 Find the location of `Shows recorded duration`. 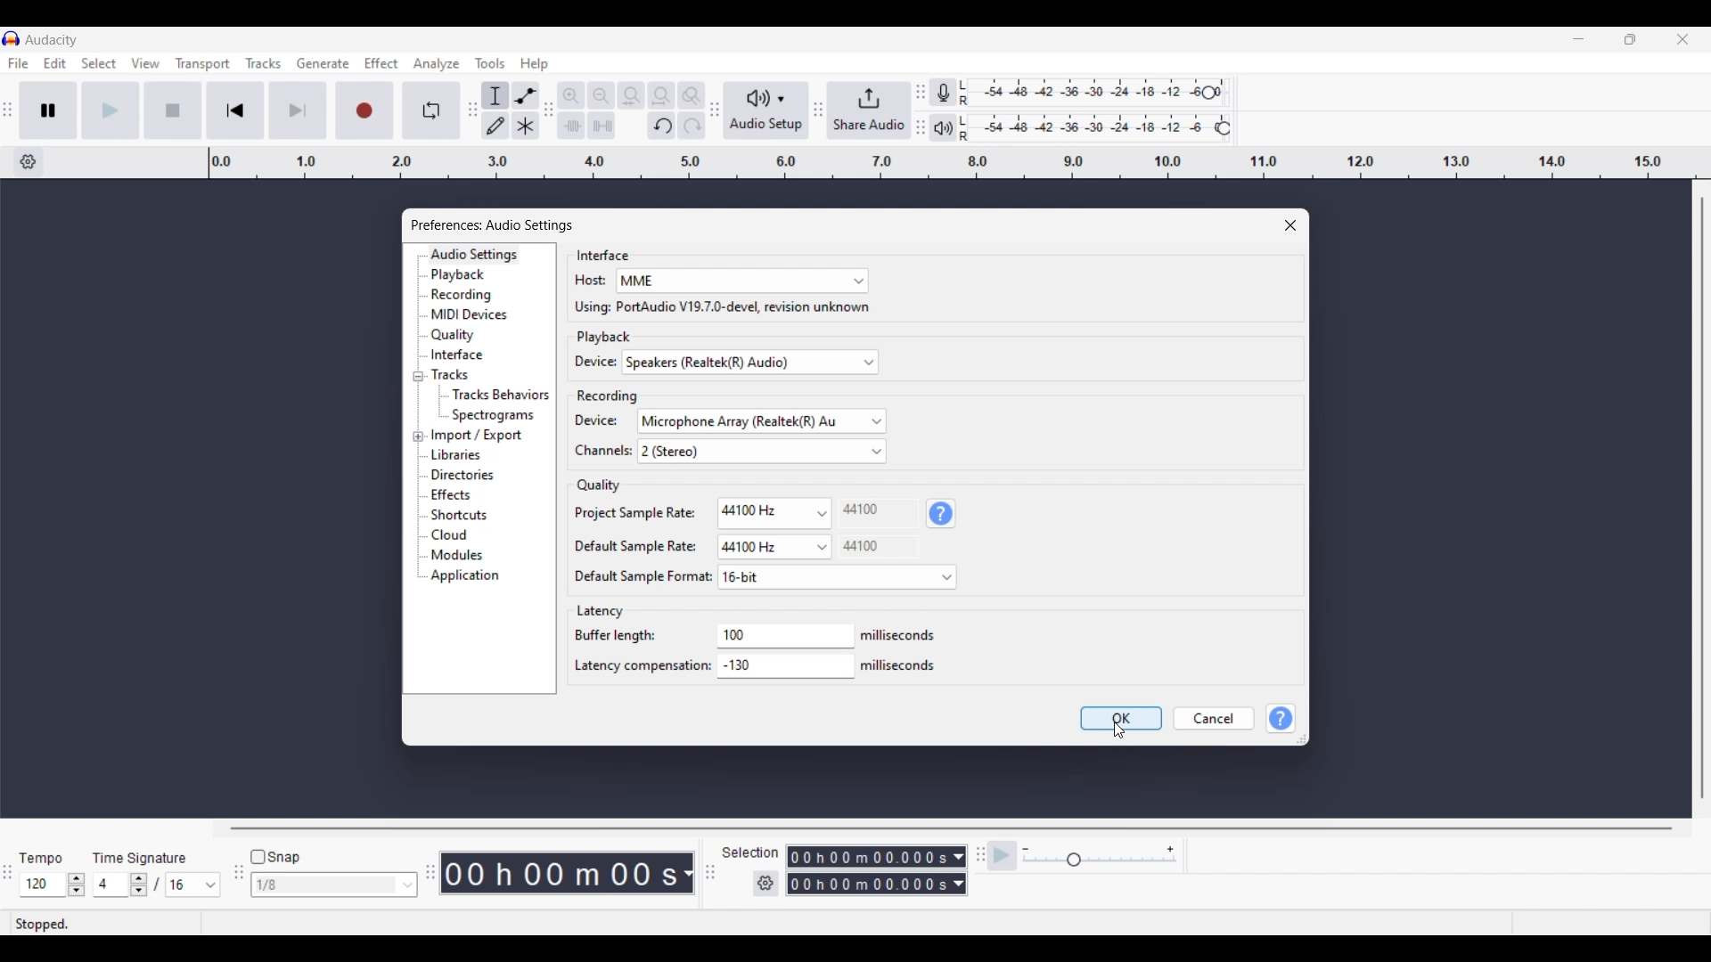

Shows recorded duration is located at coordinates (560, 873).